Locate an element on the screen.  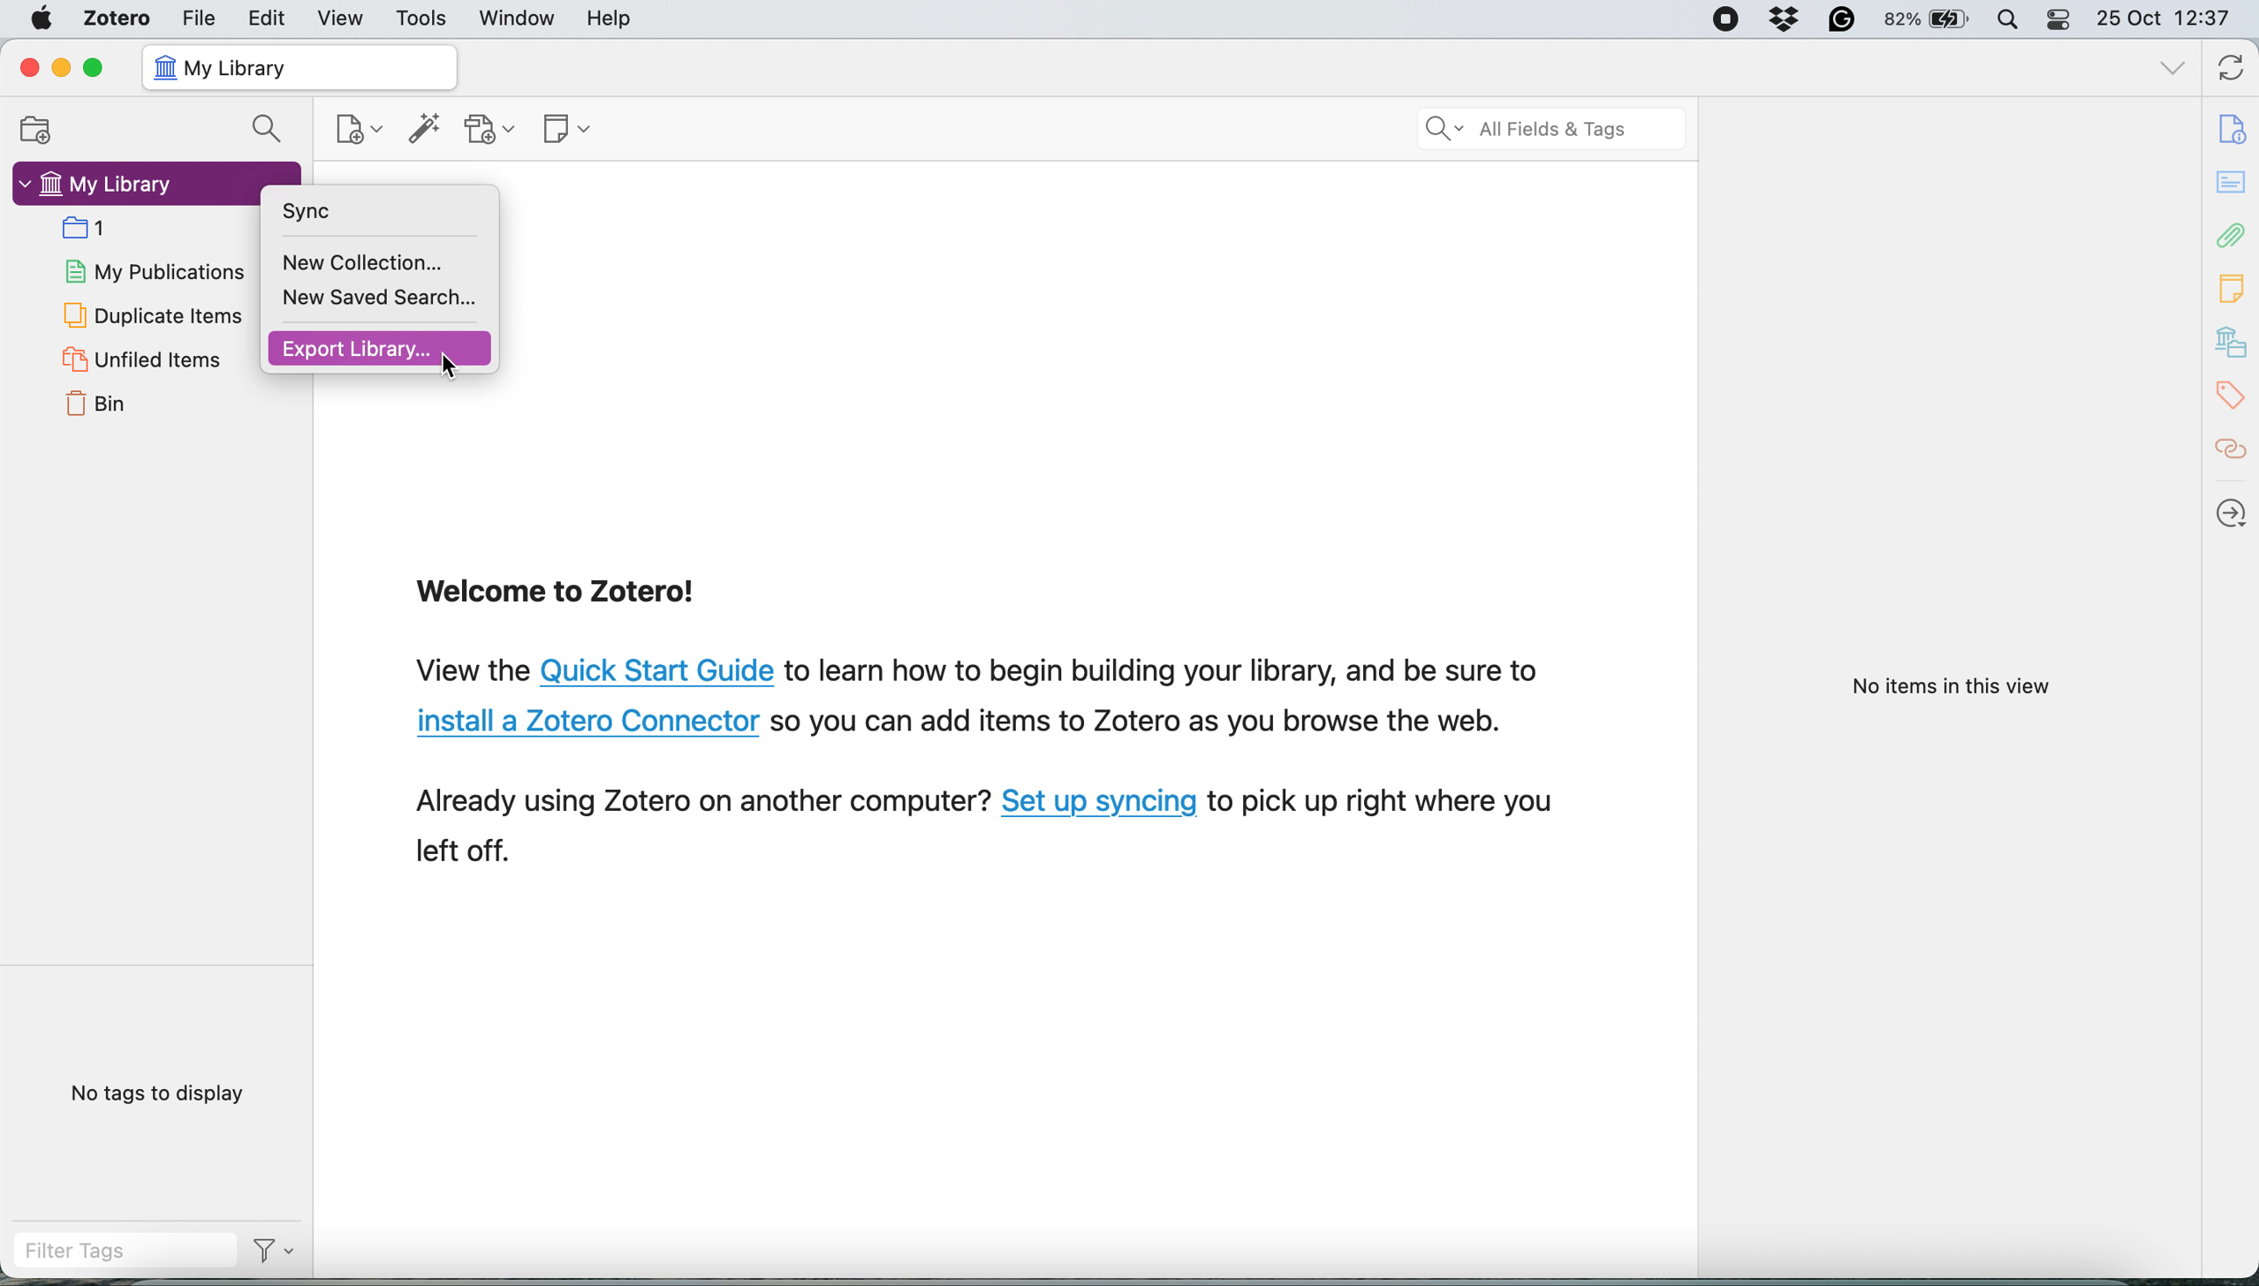
control center is located at coordinates (2060, 20).